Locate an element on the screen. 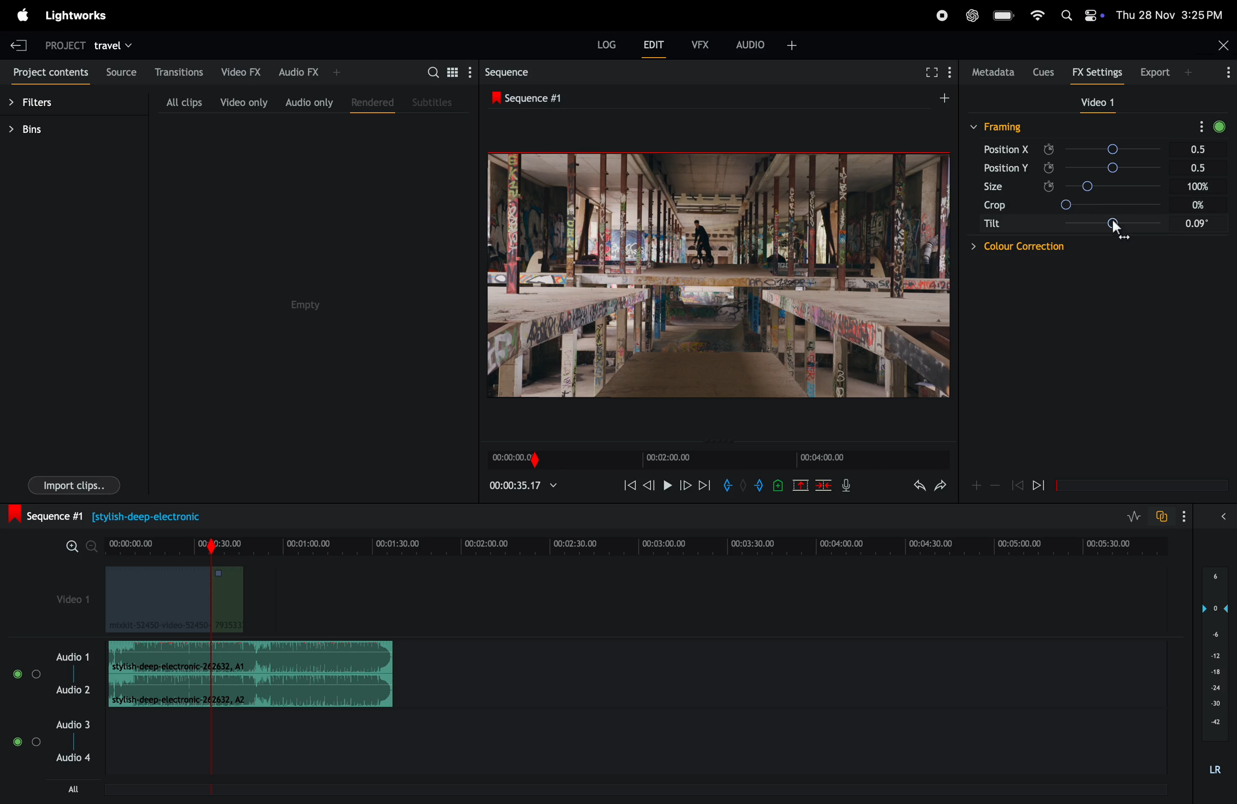  apple widgets is located at coordinates (1079, 16).